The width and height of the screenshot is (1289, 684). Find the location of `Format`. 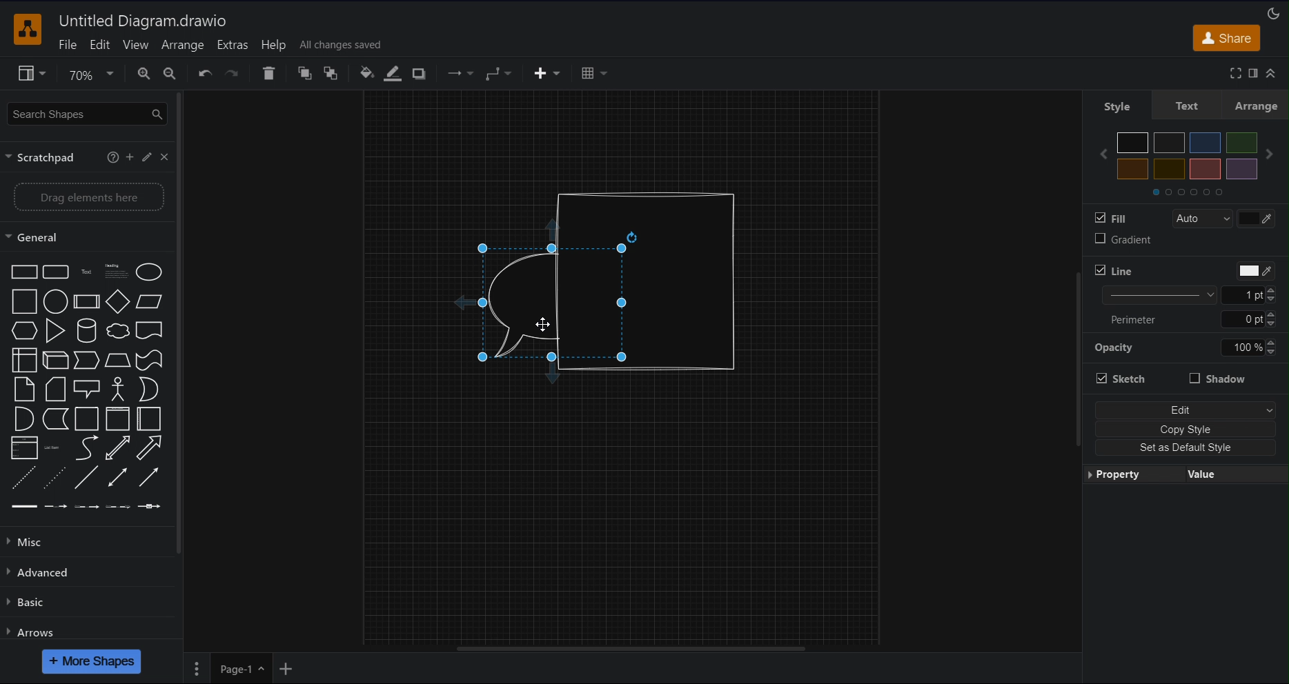

Format is located at coordinates (1254, 73).